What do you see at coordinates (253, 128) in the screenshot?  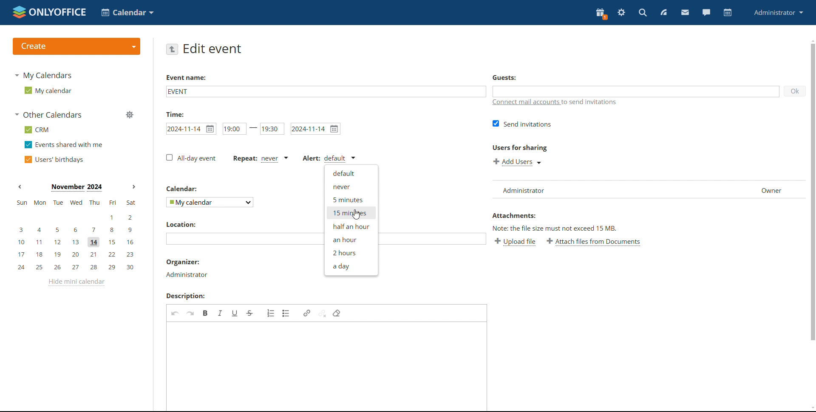 I see `-` at bounding box center [253, 128].